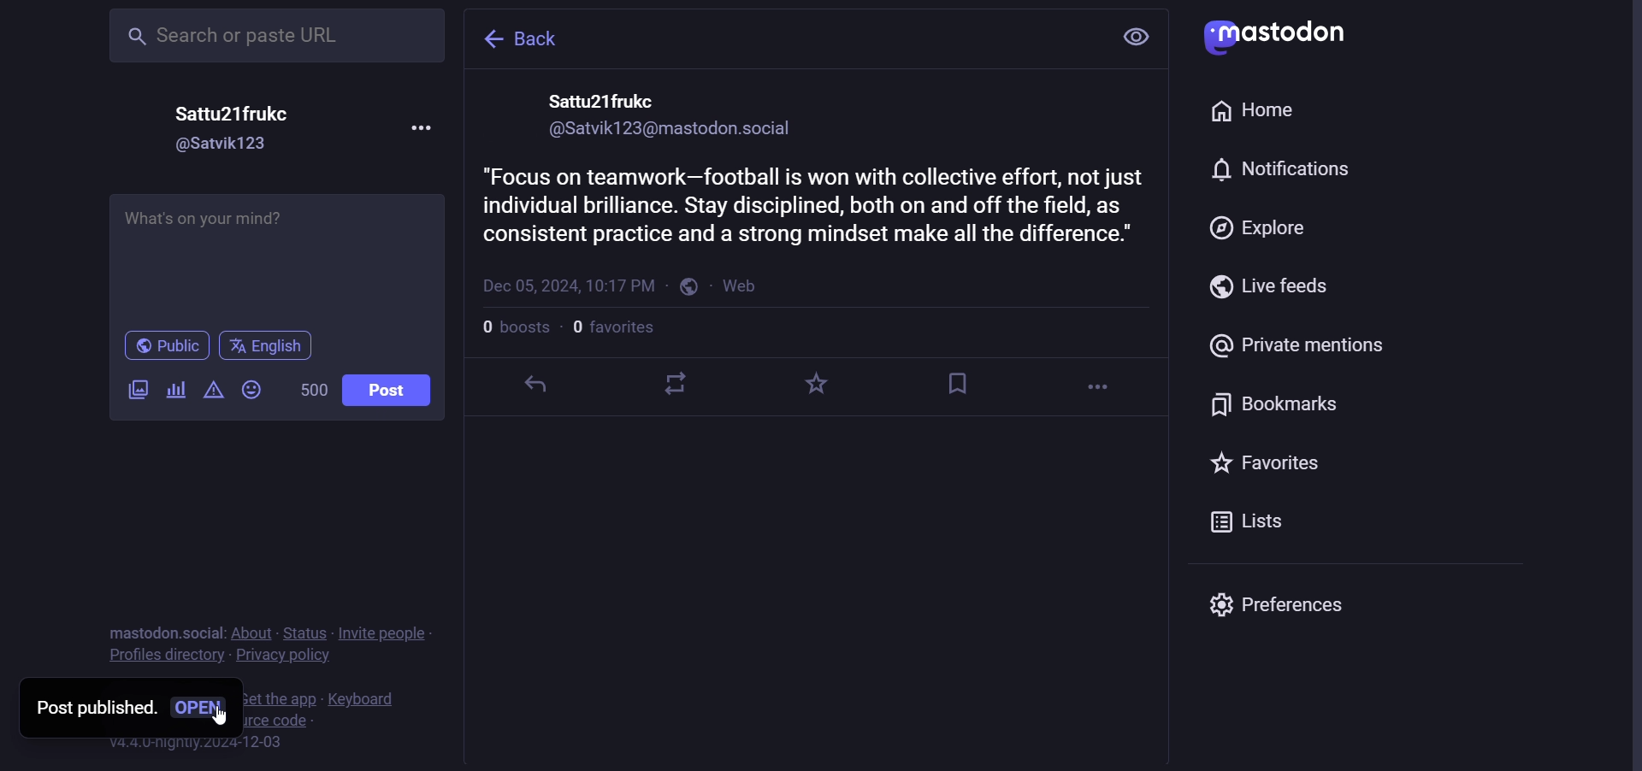 This screenshot has height=771, width=1642. Describe the element at coordinates (157, 630) in the screenshot. I see `mastodon social` at that location.